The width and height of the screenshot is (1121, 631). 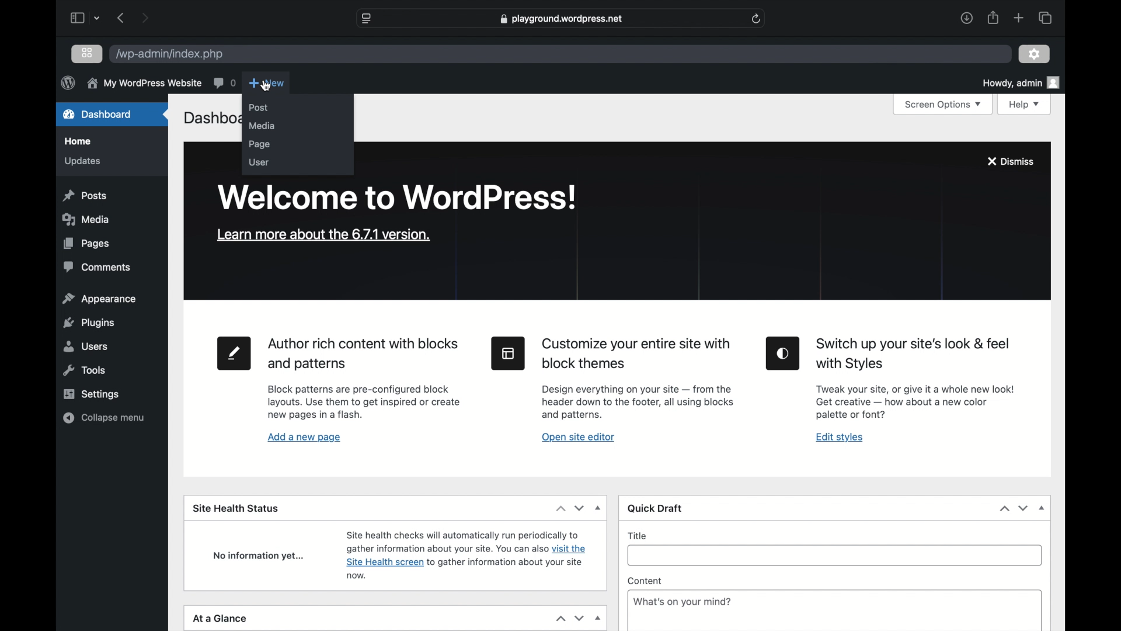 What do you see at coordinates (86, 243) in the screenshot?
I see `pages` at bounding box center [86, 243].